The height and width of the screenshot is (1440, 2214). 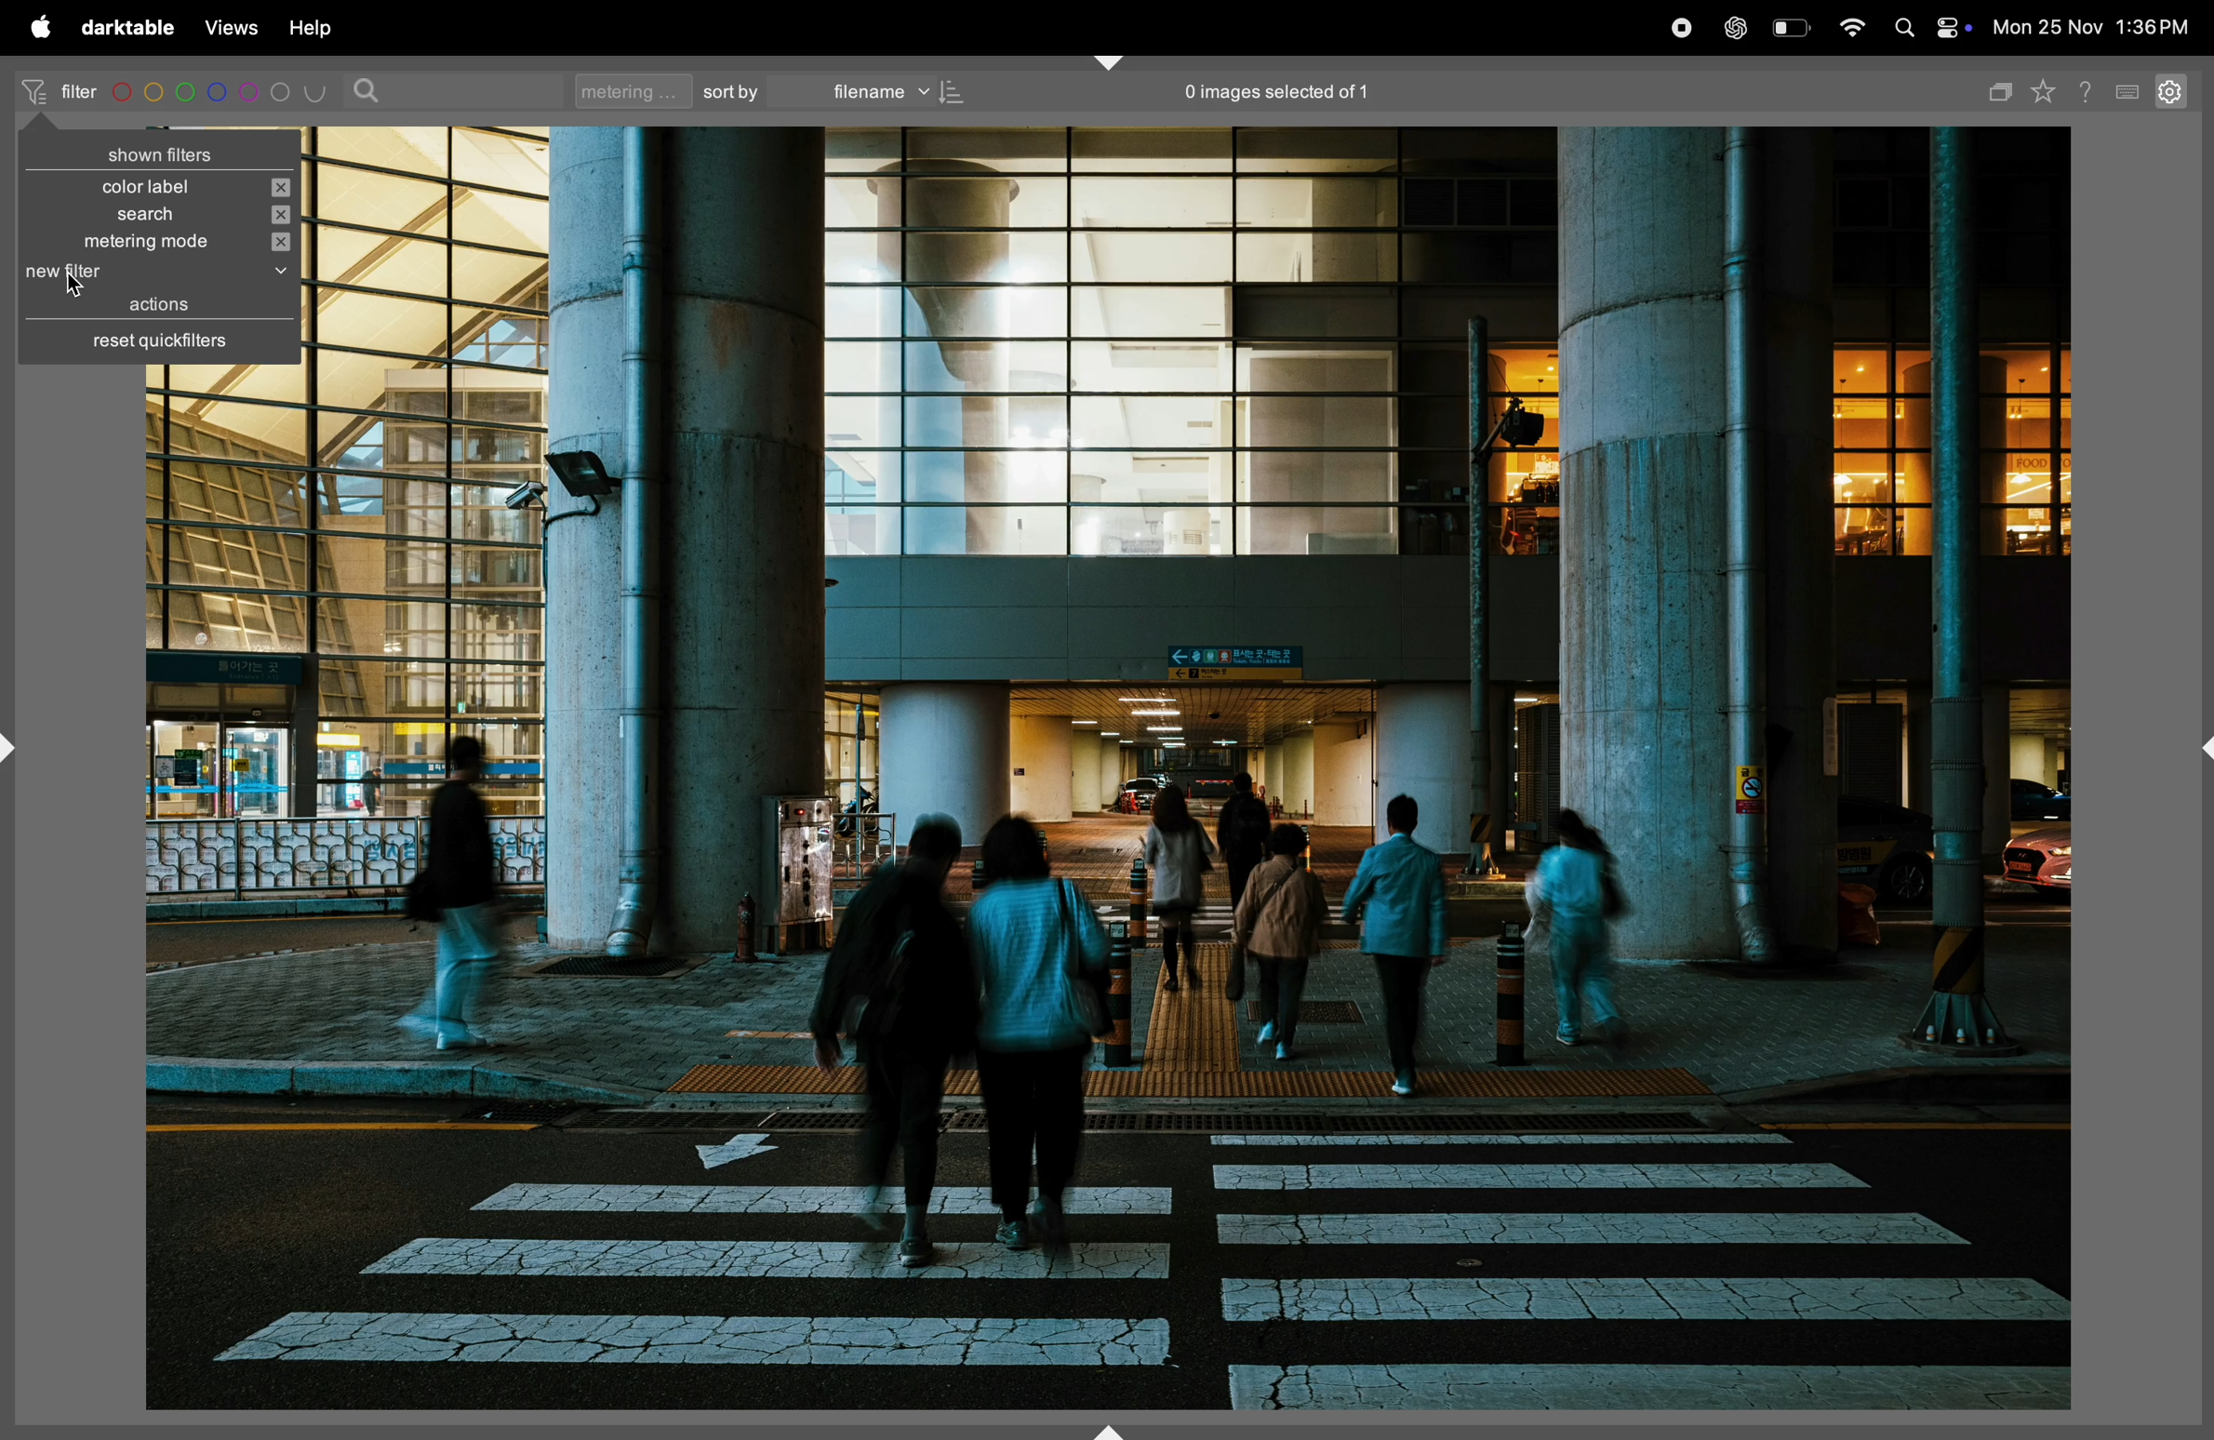 What do you see at coordinates (59, 91) in the screenshot?
I see `filter` at bounding box center [59, 91].